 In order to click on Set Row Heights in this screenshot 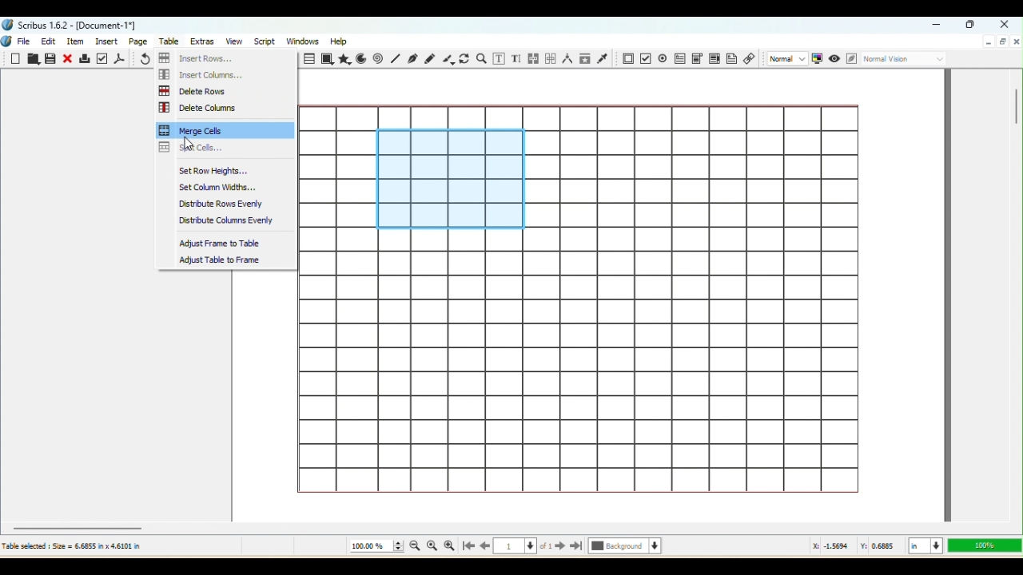, I will do `click(223, 172)`.